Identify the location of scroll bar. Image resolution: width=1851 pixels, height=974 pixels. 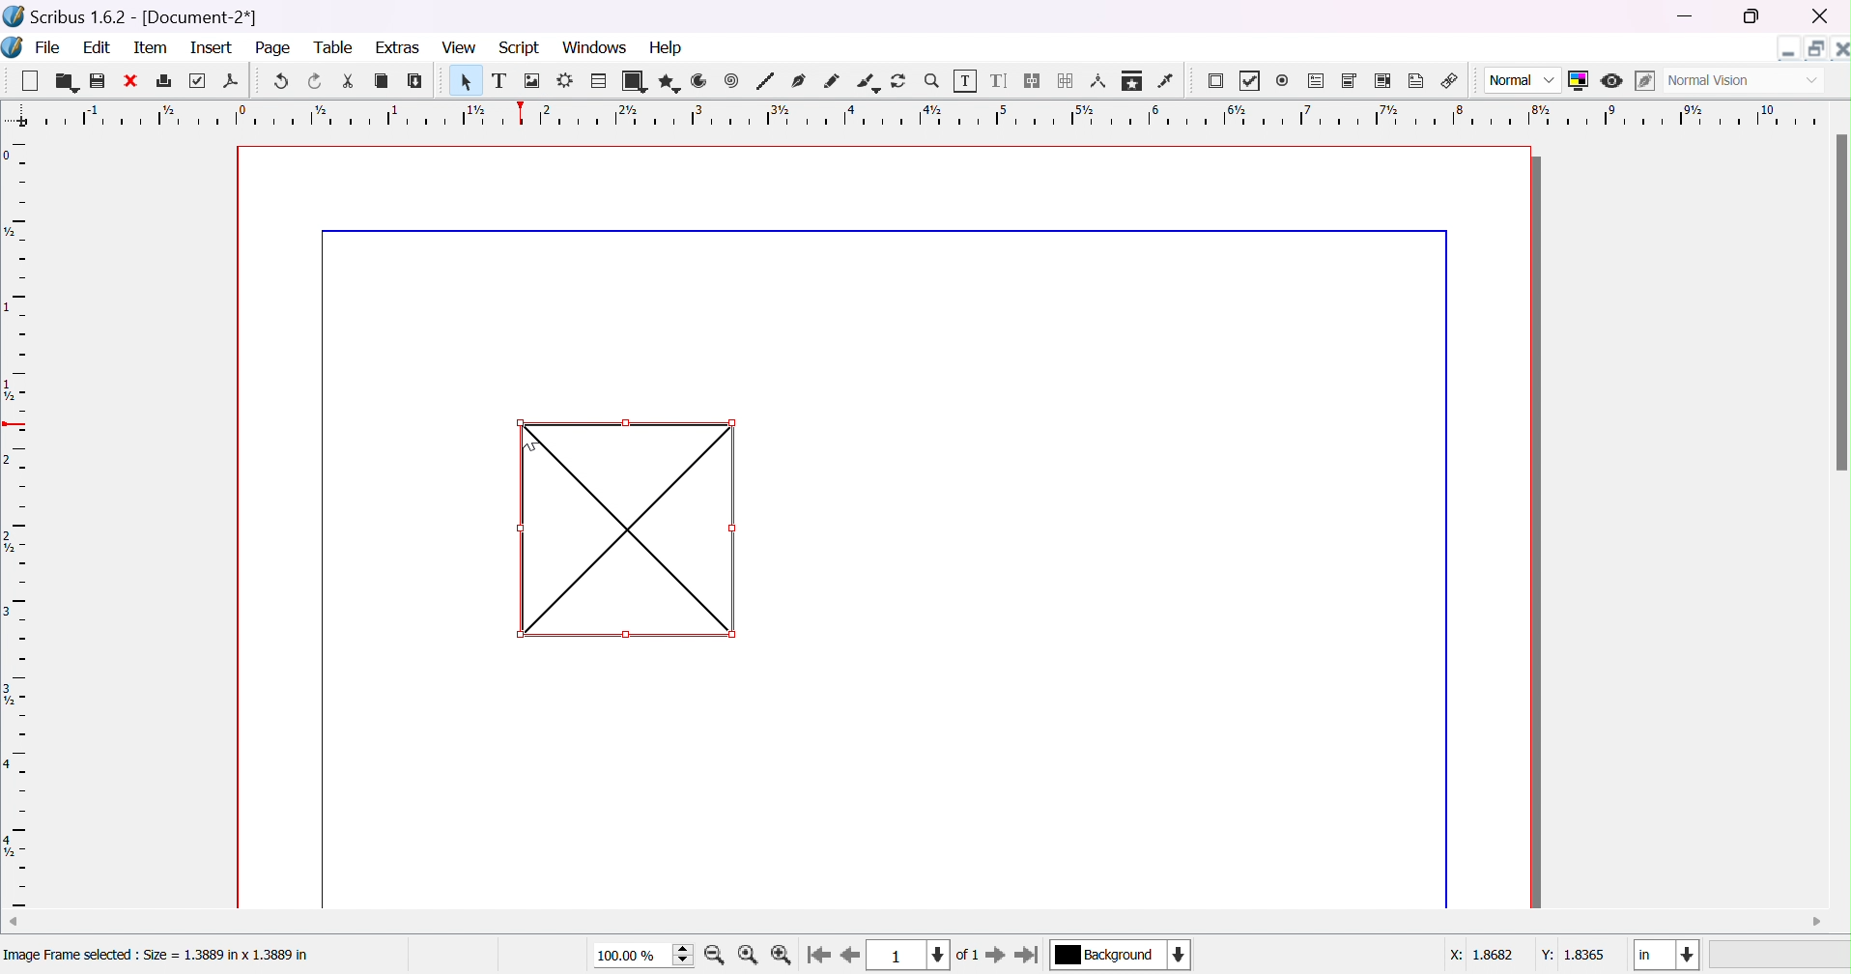
(1839, 302).